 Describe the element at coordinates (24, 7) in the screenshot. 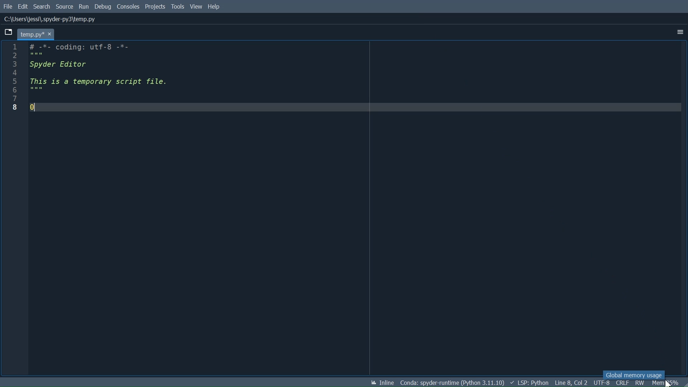

I see `Edit` at that location.